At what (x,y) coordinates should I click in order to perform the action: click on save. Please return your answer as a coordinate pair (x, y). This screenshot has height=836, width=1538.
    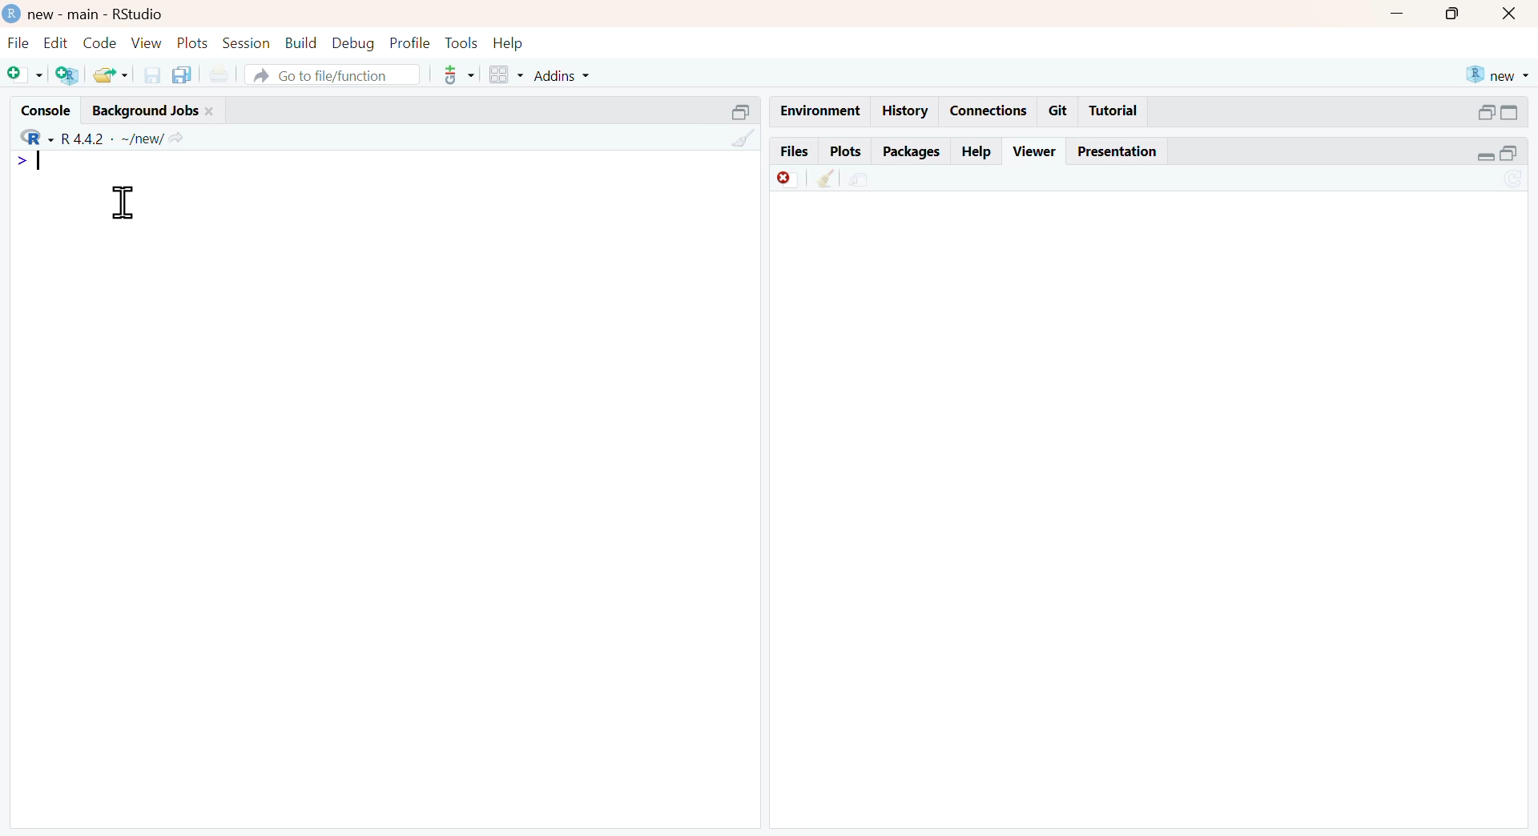
    Looking at the image, I should click on (153, 75).